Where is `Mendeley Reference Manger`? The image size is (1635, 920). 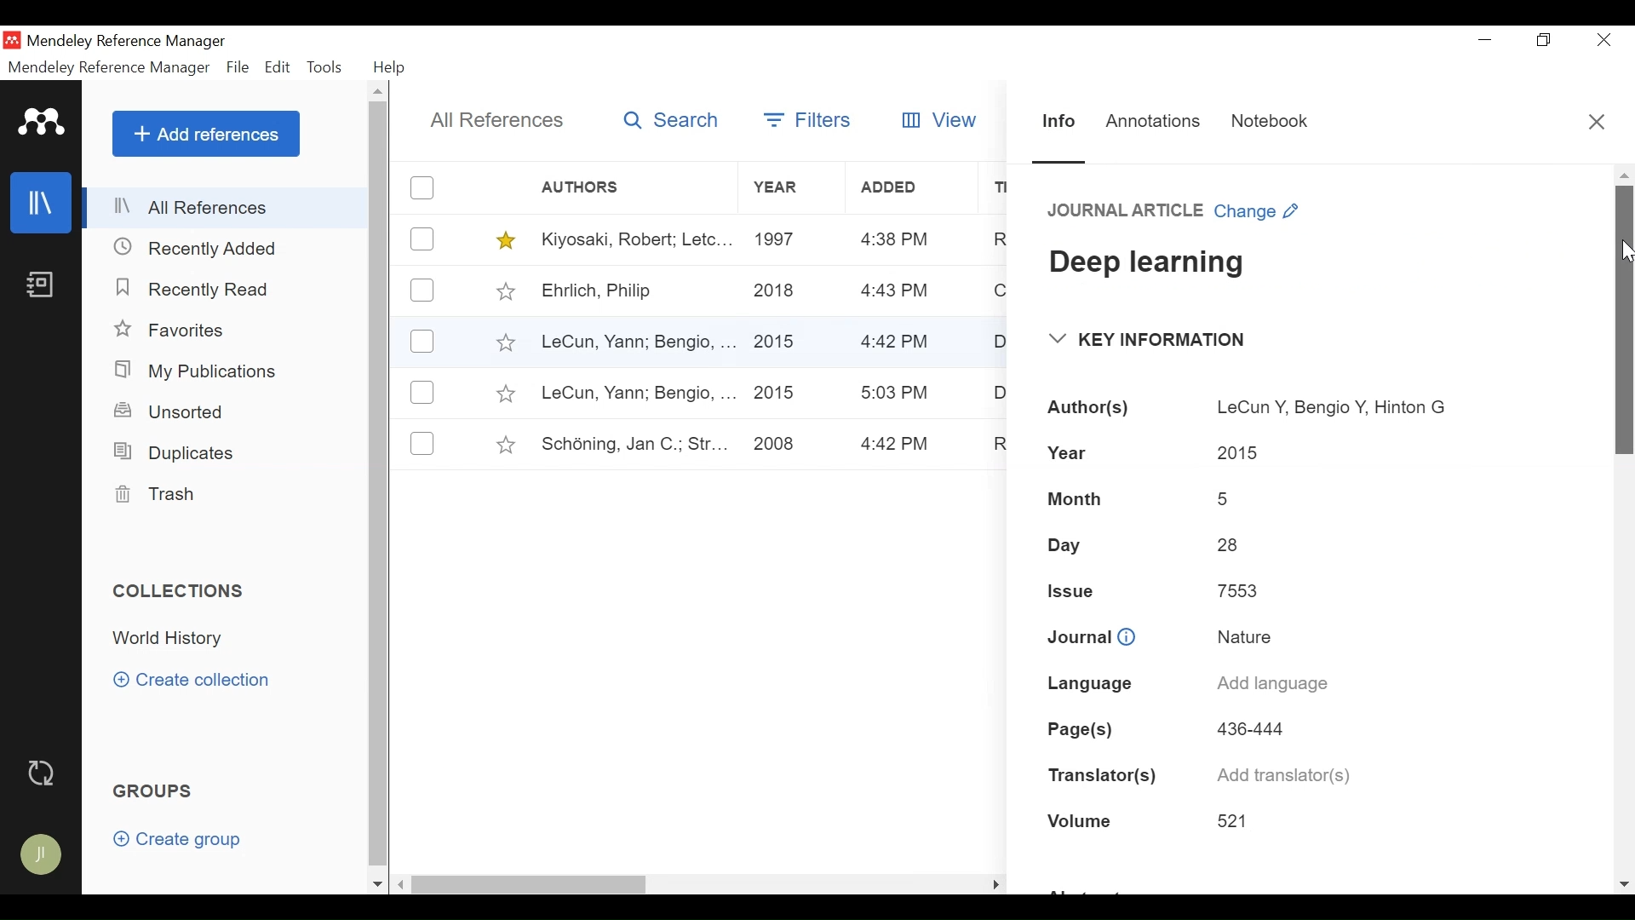
Mendeley Reference Manger is located at coordinates (137, 41).